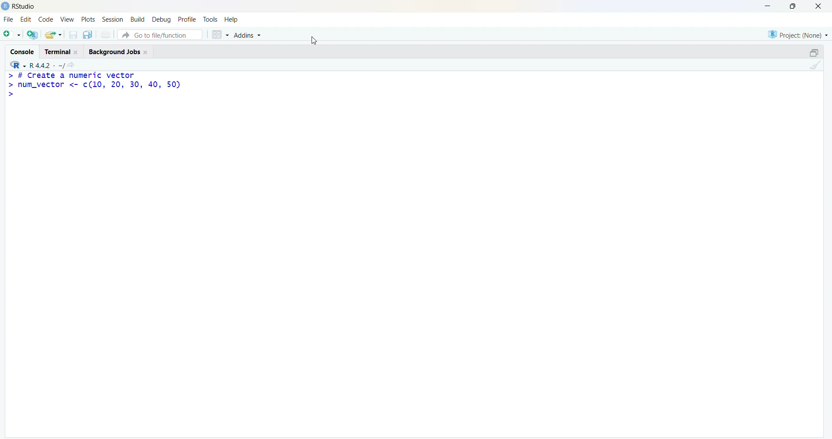  Describe the element at coordinates (33, 35) in the screenshot. I see `add R file` at that location.